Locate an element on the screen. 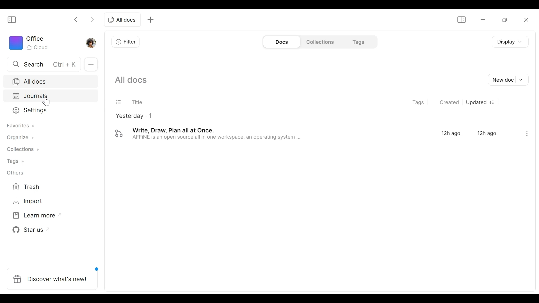 This screenshot has height=303, width=539. All documents is located at coordinates (49, 81).